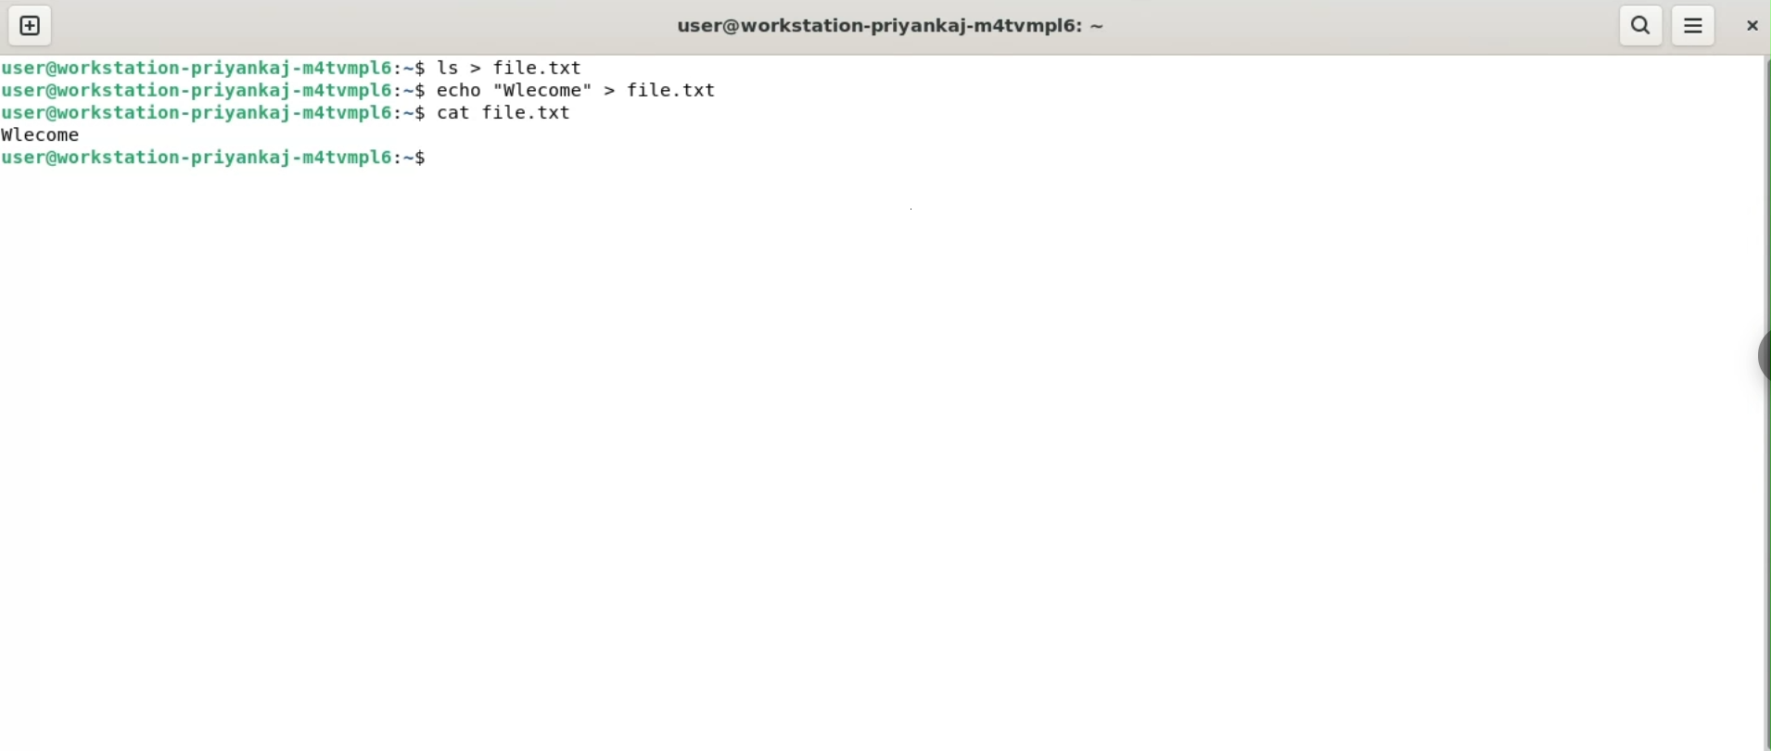 This screenshot has width=1771, height=751. I want to click on new tab, so click(32, 25).